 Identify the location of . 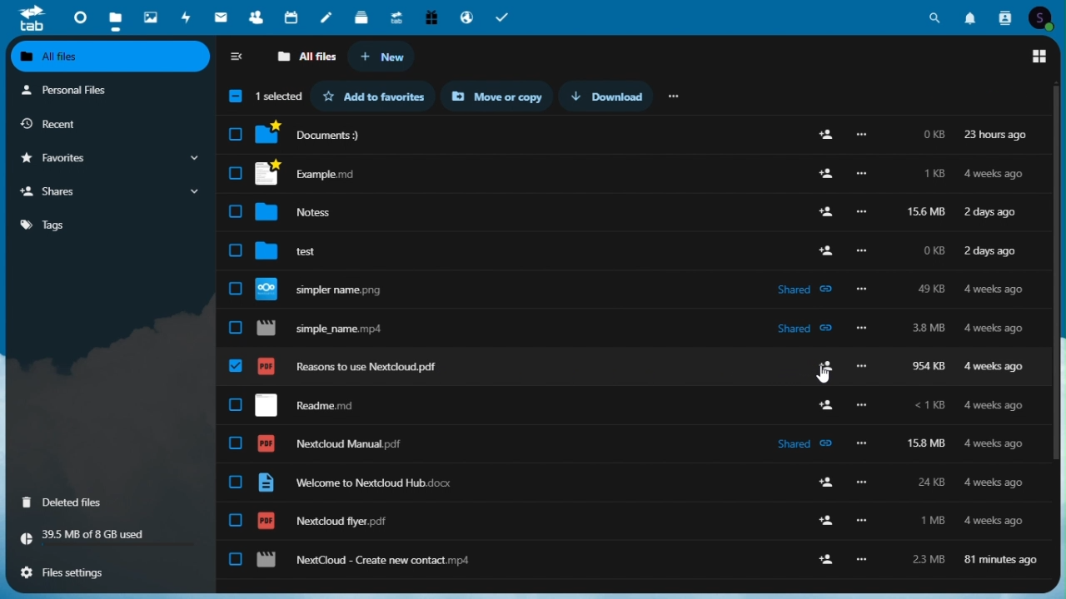
(862, 290).